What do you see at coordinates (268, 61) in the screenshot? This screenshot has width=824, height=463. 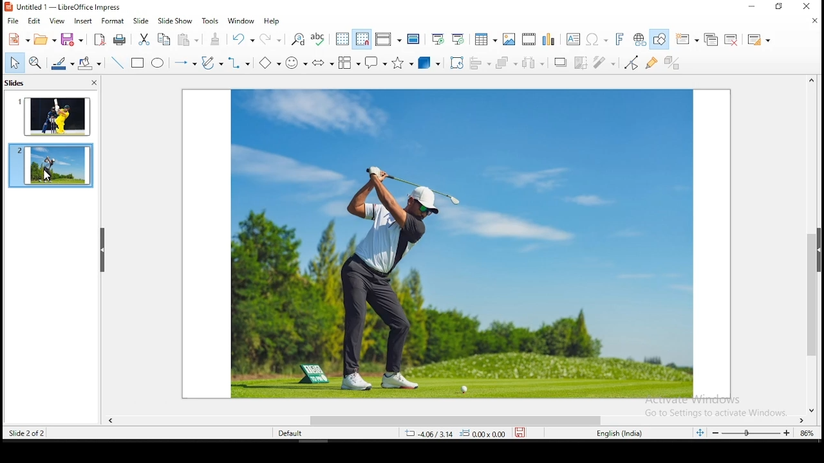 I see `basic shapes` at bounding box center [268, 61].